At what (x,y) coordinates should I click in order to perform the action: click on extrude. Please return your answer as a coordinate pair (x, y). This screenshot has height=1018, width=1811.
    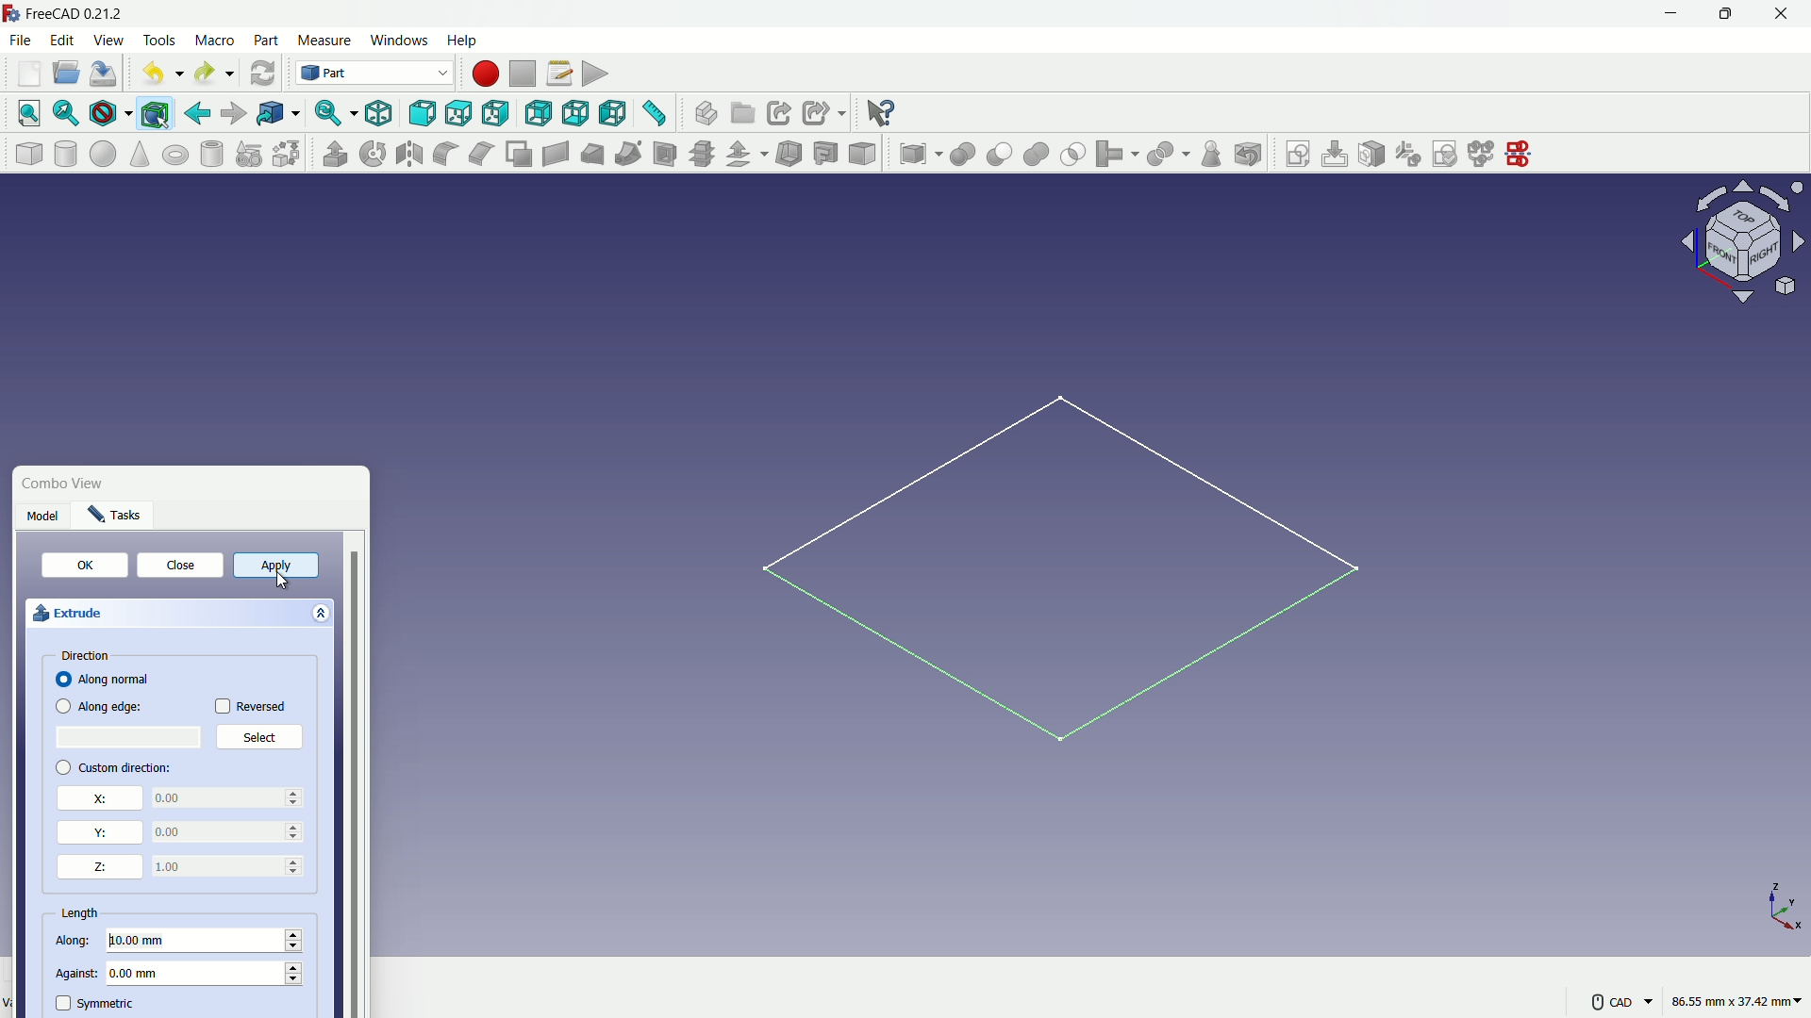
    Looking at the image, I should click on (336, 153).